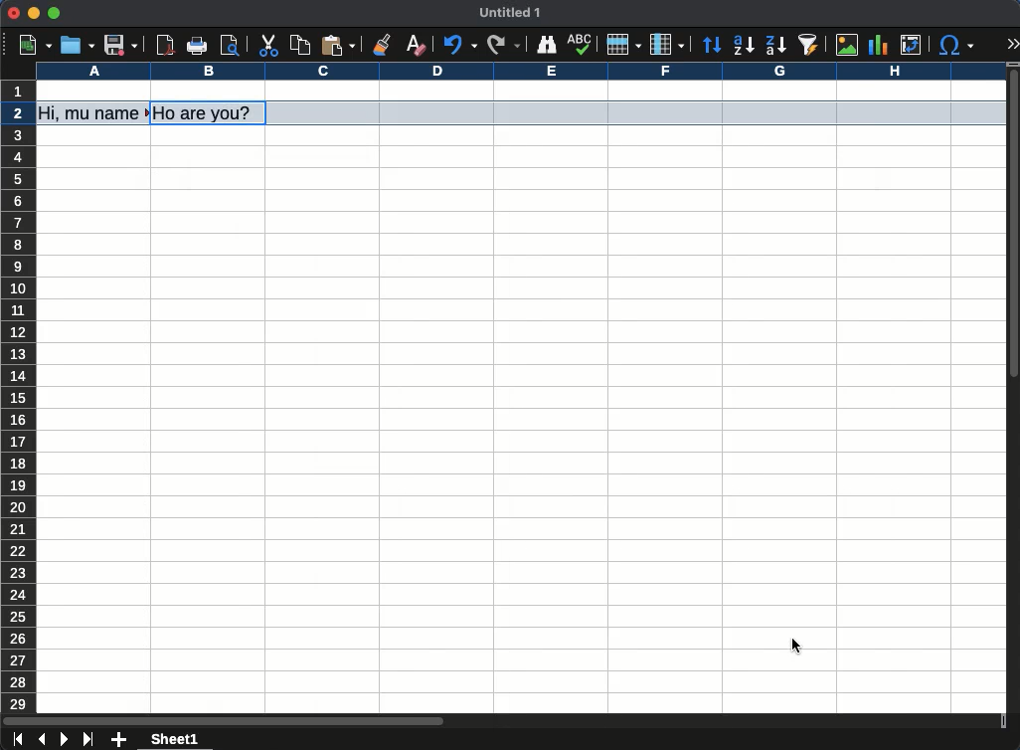  Describe the element at coordinates (20, 739) in the screenshot. I see `first sheet` at that location.